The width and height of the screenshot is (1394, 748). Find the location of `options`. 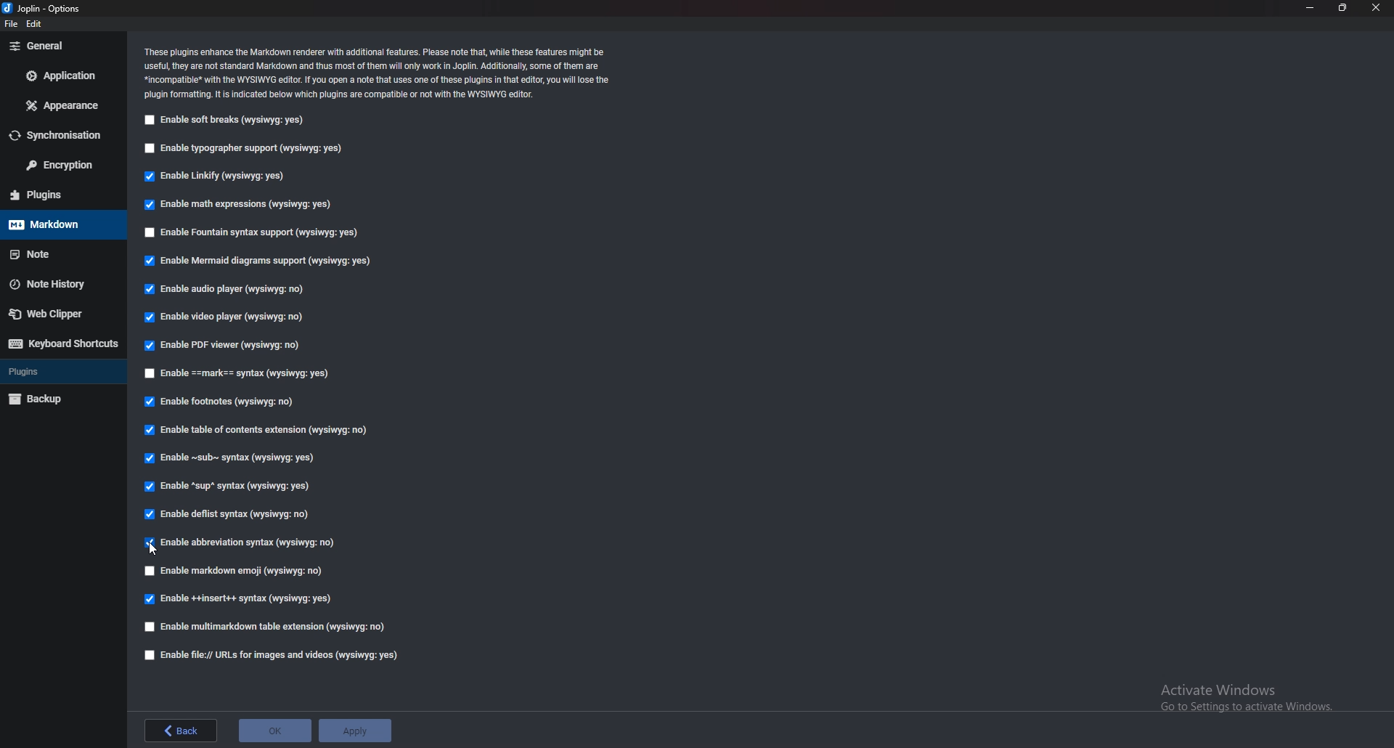

options is located at coordinates (45, 9).